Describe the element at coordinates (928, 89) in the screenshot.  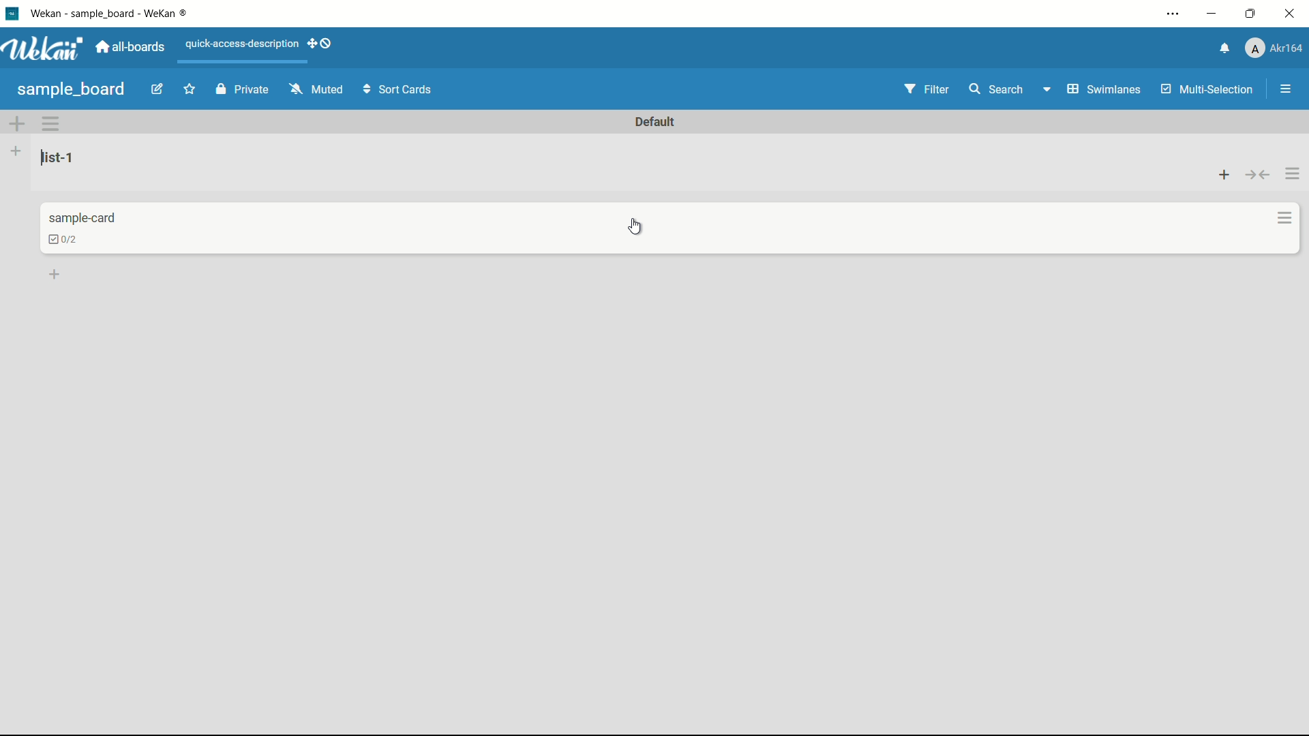
I see `filter` at that location.